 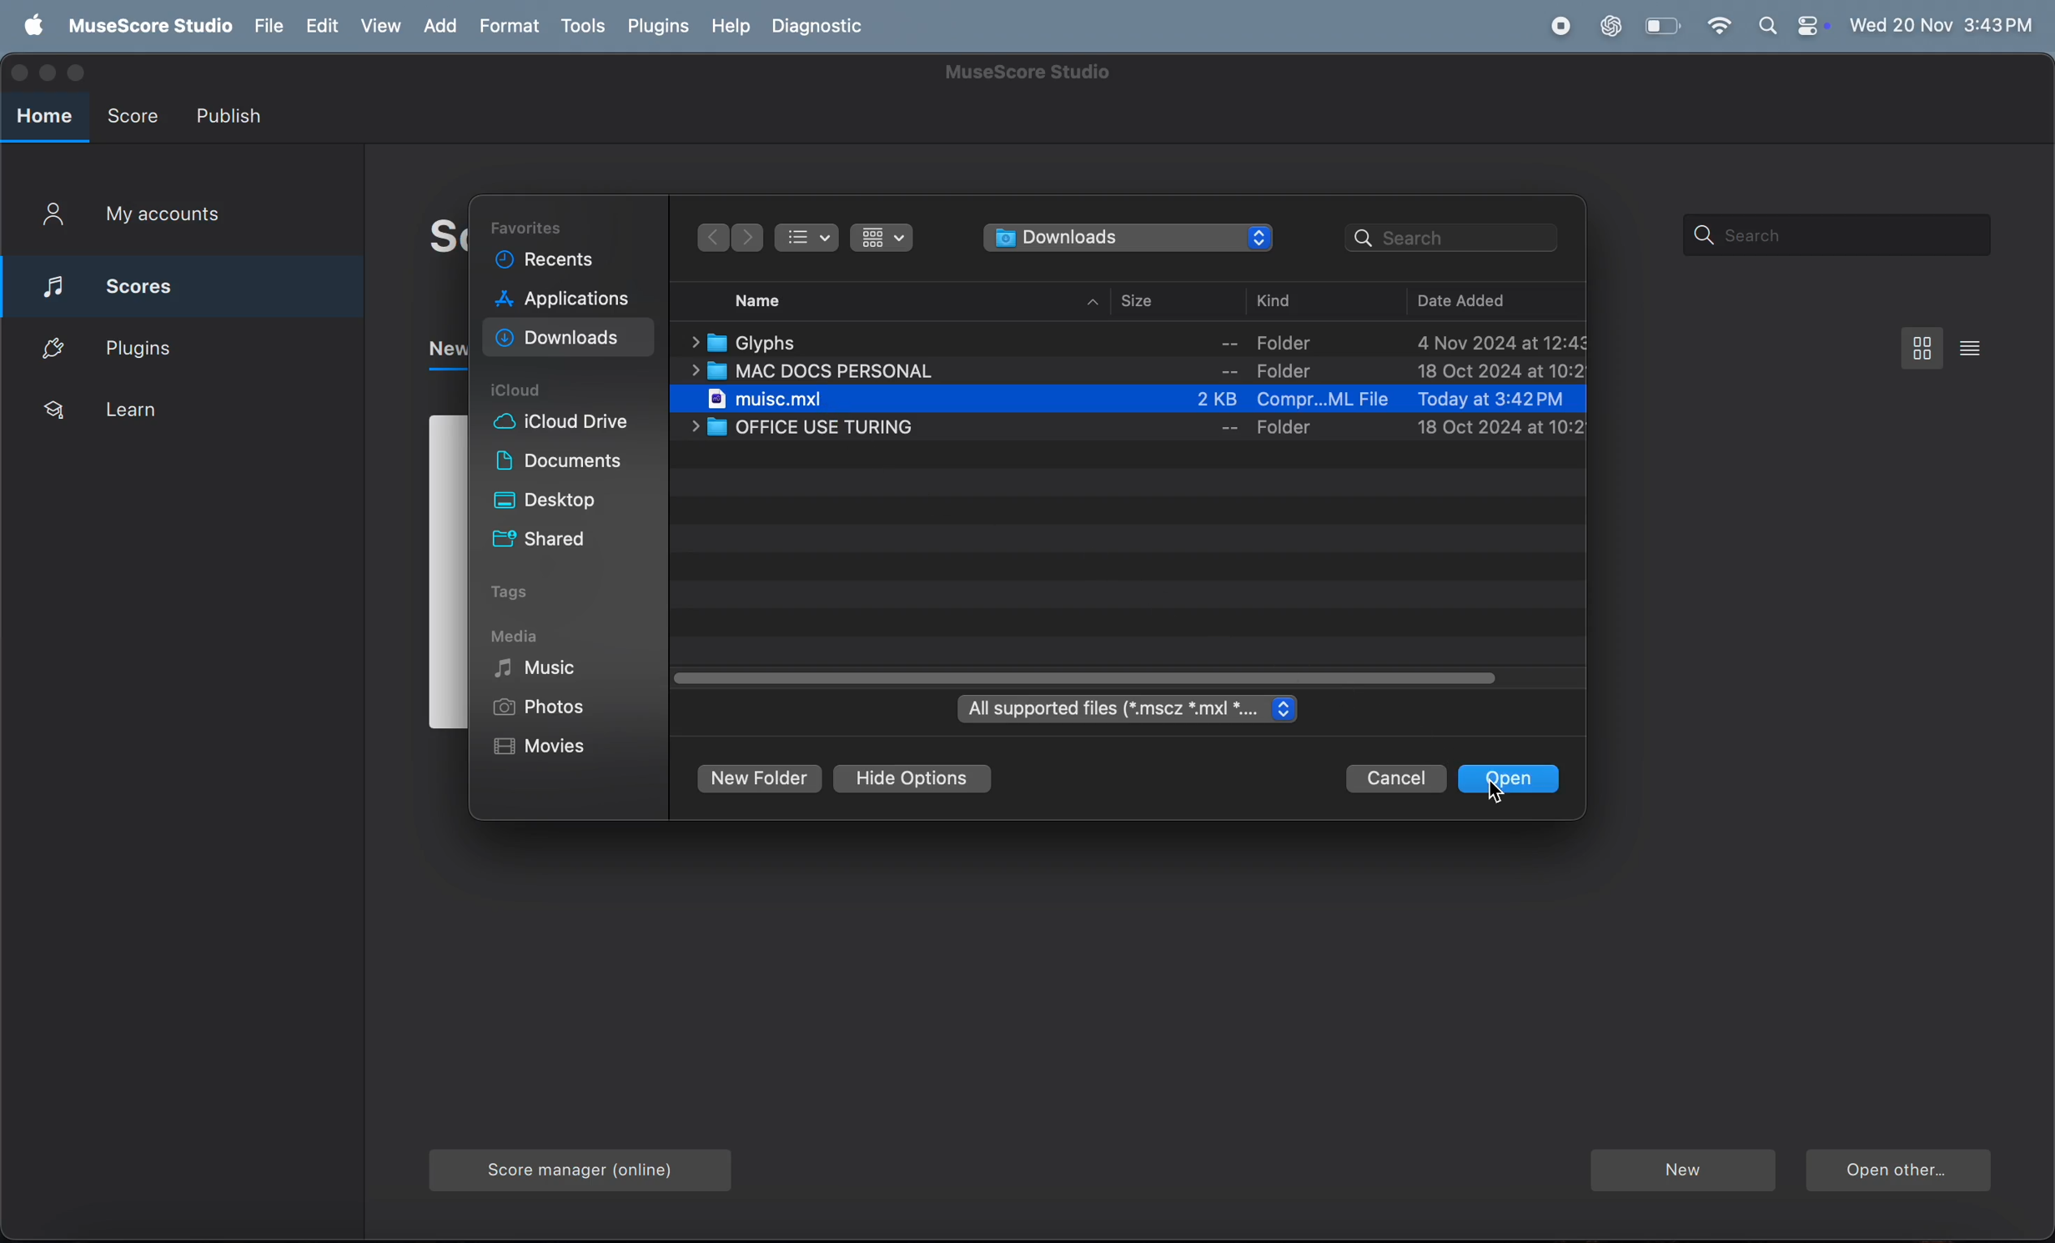 I want to click on toggle, so click(x=1095, y=678).